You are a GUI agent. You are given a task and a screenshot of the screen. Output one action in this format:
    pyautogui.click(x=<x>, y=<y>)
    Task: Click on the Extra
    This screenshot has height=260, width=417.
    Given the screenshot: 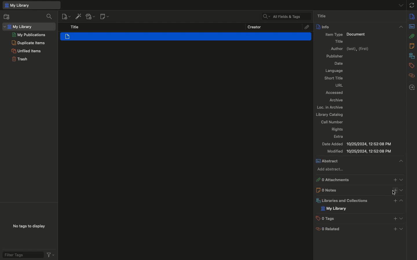 What is the action you would take?
    pyautogui.click(x=339, y=136)
    